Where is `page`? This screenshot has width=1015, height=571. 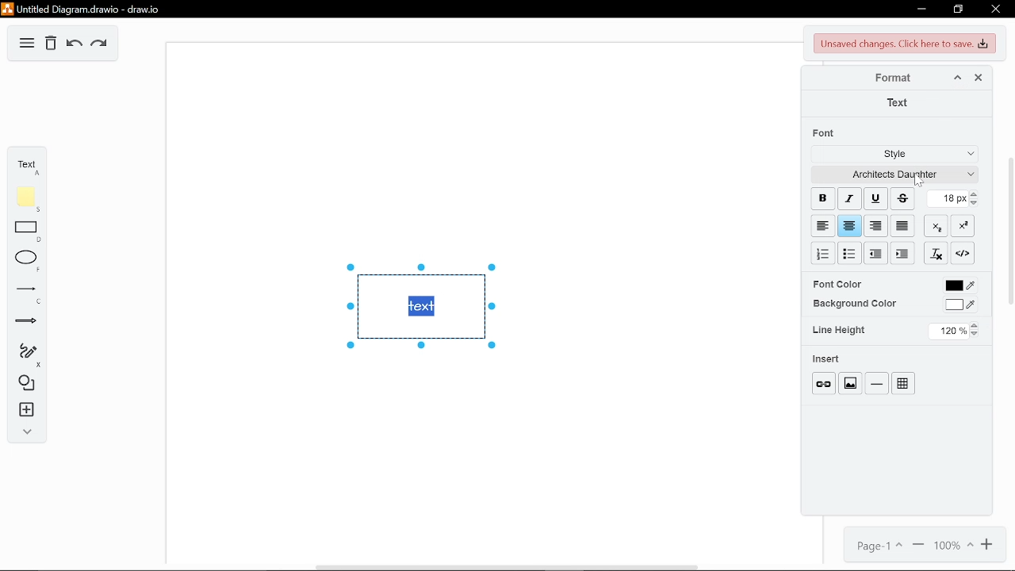
page is located at coordinates (876, 544).